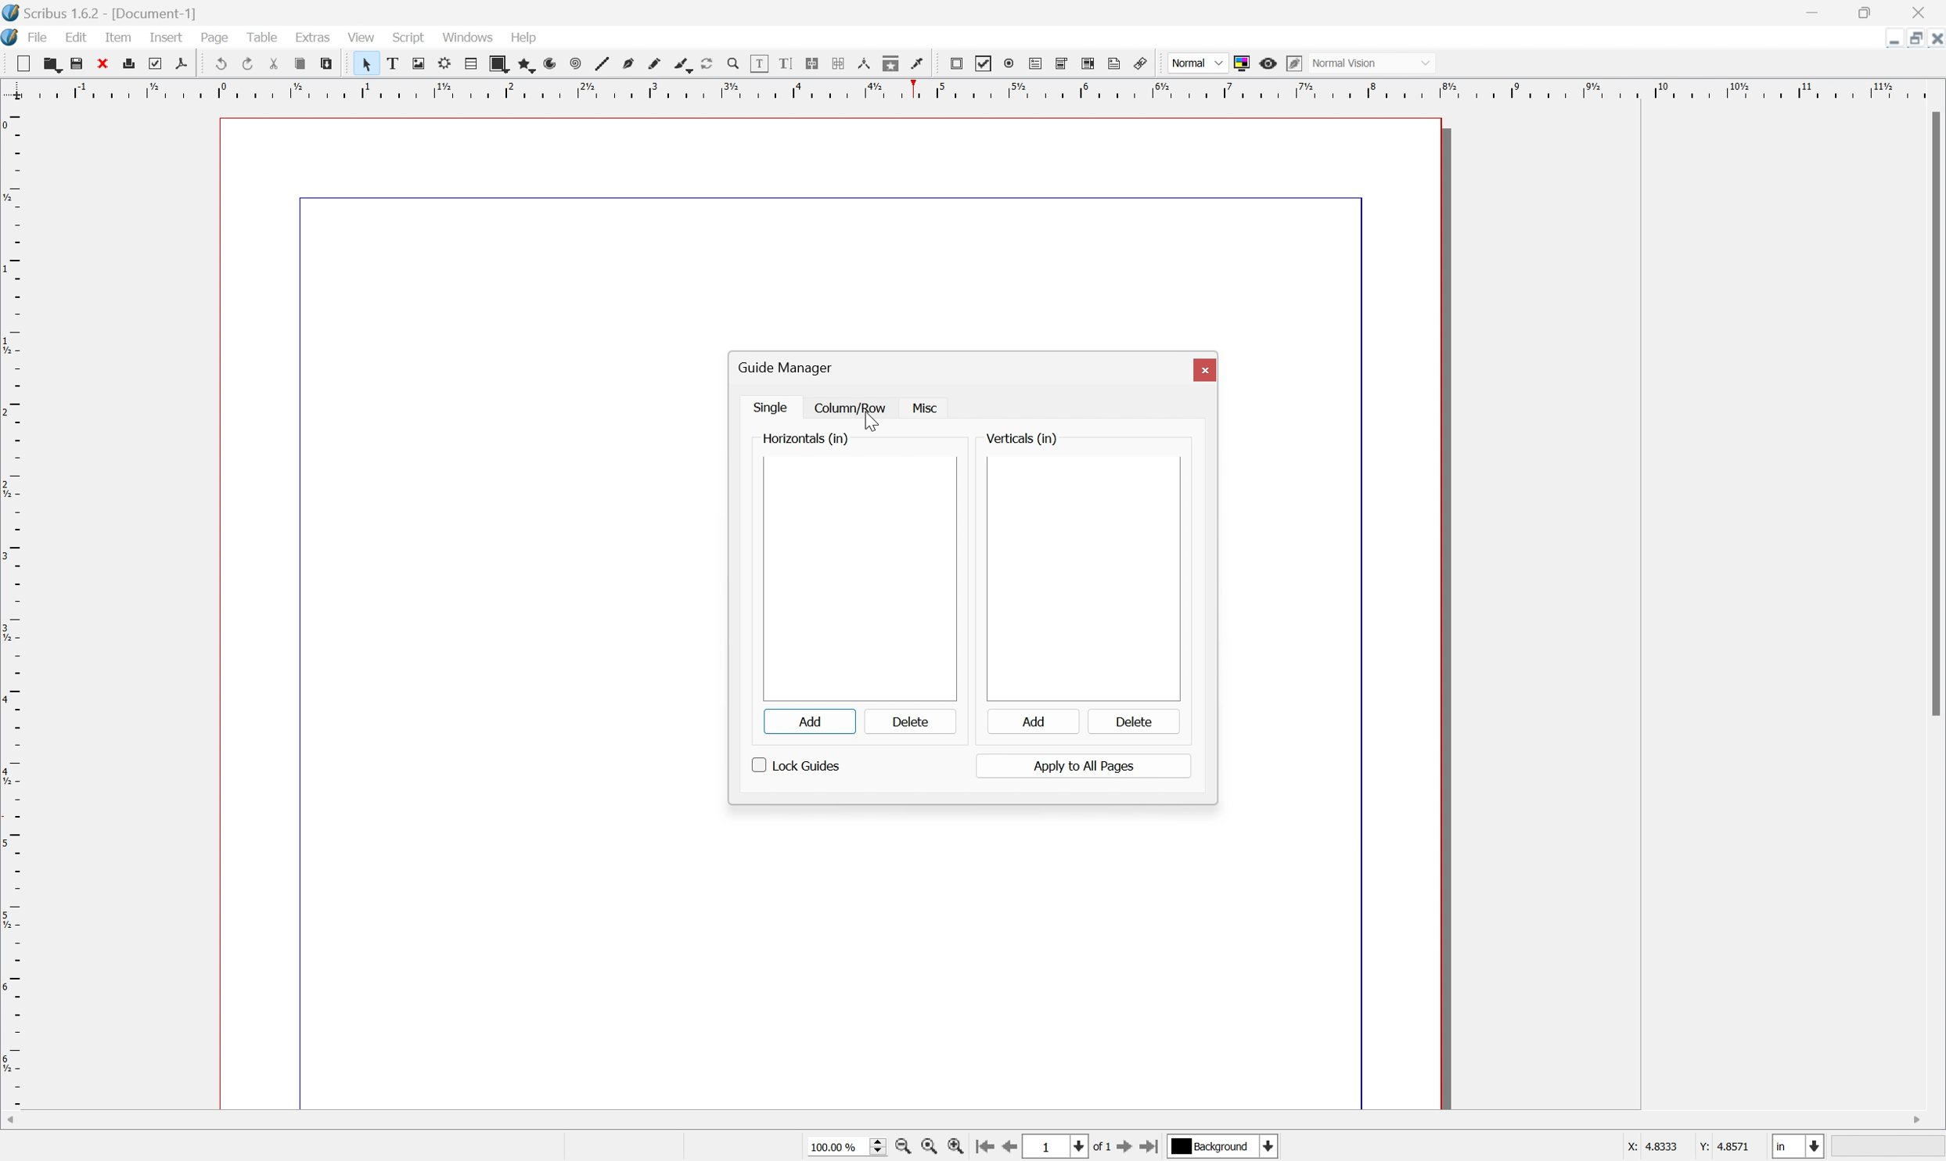 The width and height of the screenshot is (1946, 1161). What do you see at coordinates (1928, 10) in the screenshot?
I see `close` at bounding box center [1928, 10].